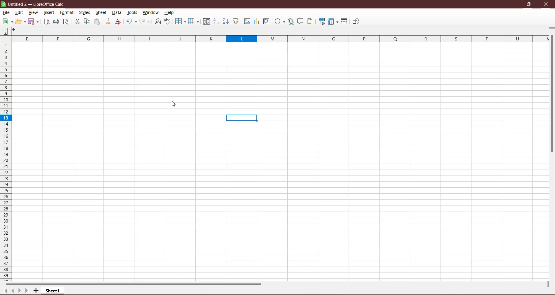 This screenshot has width=555, height=295. What do you see at coordinates (66, 12) in the screenshot?
I see `Format` at bounding box center [66, 12].